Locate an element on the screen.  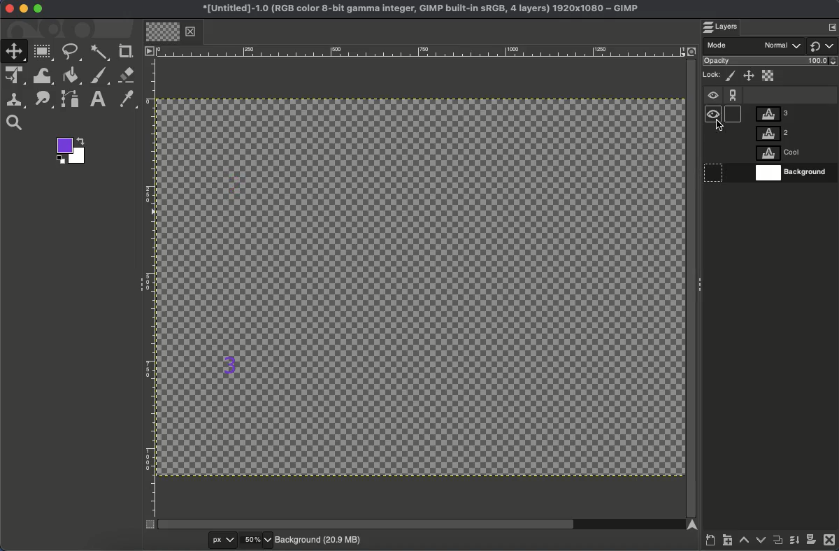
Eraser is located at coordinates (127, 75).